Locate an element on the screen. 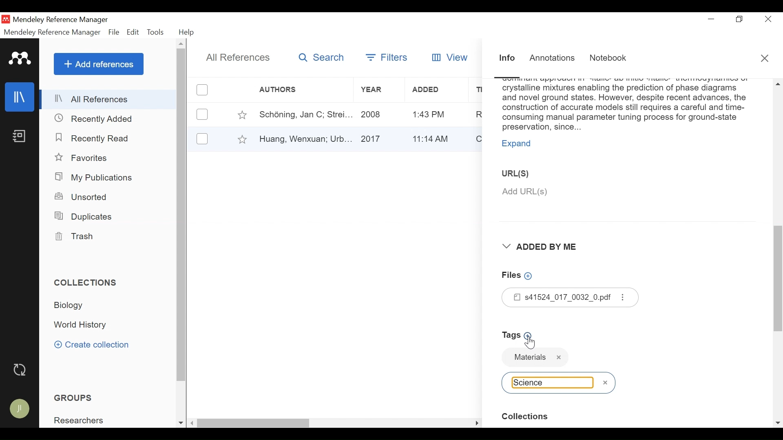 This screenshot has height=440, width=783. Duplicates is located at coordinates (82, 217).